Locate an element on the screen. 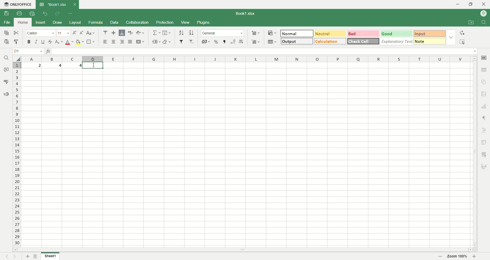 The image size is (490, 260). account is located at coordinates (484, 14).